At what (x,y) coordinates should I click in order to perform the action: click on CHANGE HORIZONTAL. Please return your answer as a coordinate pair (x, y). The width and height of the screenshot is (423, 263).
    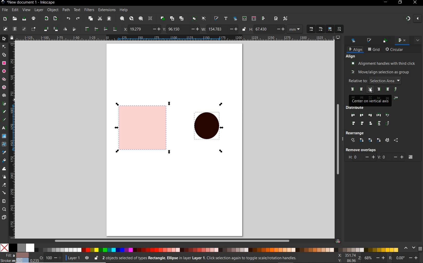
    Looking at the image, I should click on (361, 157).